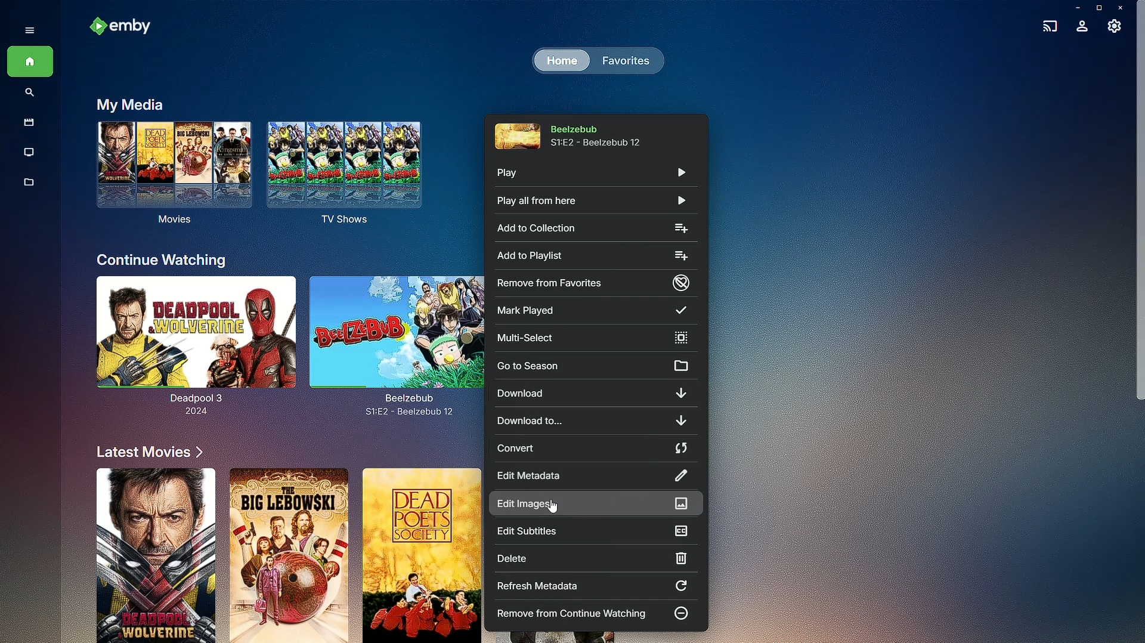 This screenshot has height=643, width=1145. Describe the element at coordinates (1137, 224) in the screenshot. I see `` at that location.